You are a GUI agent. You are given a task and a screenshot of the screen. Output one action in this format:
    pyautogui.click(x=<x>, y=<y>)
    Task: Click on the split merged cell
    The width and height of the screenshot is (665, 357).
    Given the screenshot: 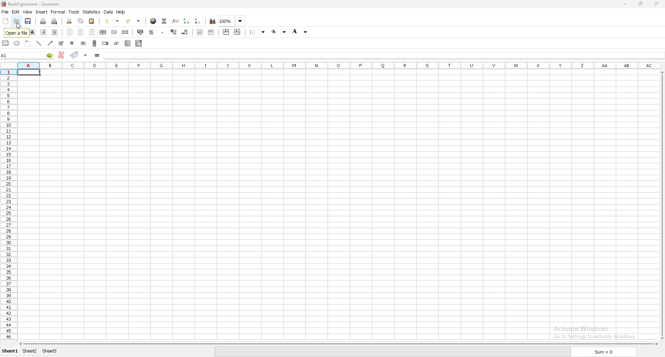 What is the action you would take?
    pyautogui.click(x=125, y=32)
    